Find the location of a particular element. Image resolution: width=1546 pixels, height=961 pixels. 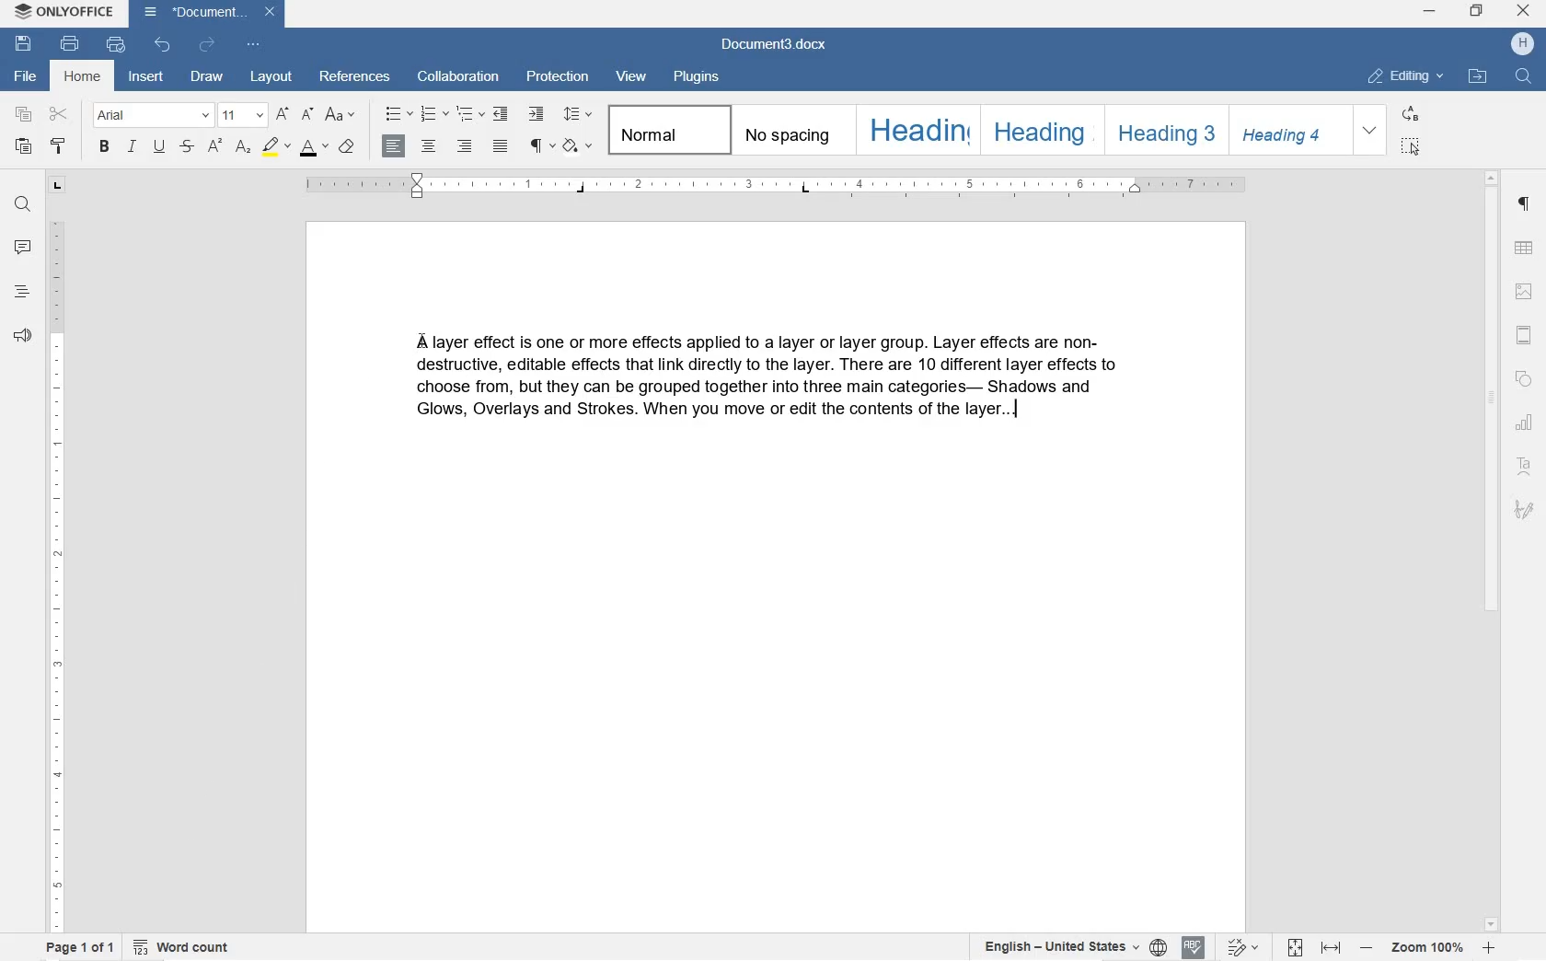

REPLACE is located at coordinates (1408, 111).